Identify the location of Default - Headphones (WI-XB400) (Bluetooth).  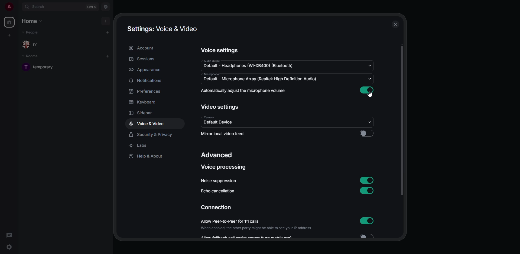
(249, 67).